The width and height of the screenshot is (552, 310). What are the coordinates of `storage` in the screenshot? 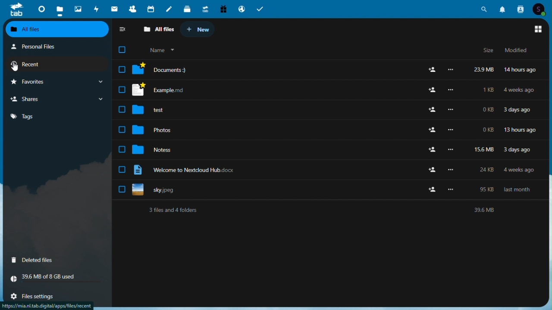 It's located at (56, 280).